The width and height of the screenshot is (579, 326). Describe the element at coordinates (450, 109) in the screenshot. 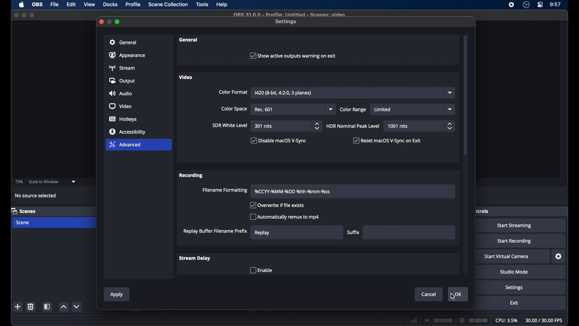

I see `dropdown` at that location.